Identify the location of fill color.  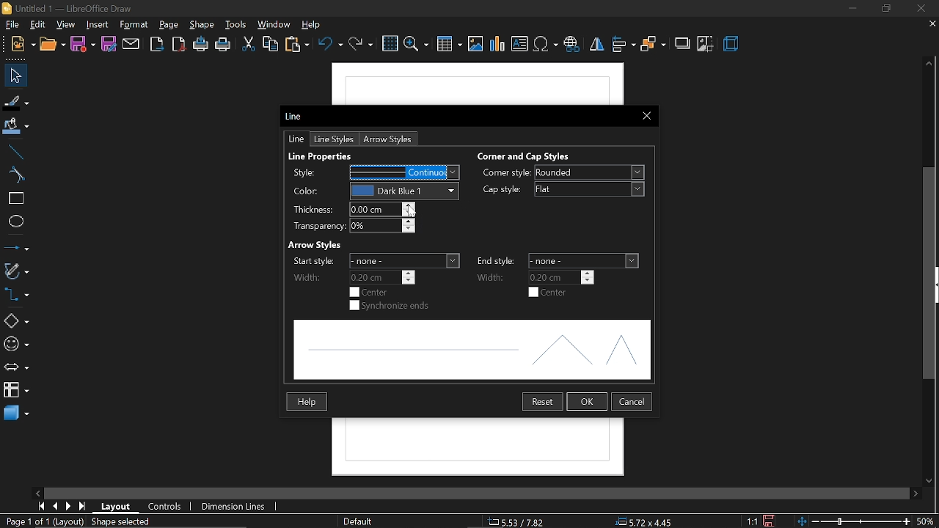
(15, 128).